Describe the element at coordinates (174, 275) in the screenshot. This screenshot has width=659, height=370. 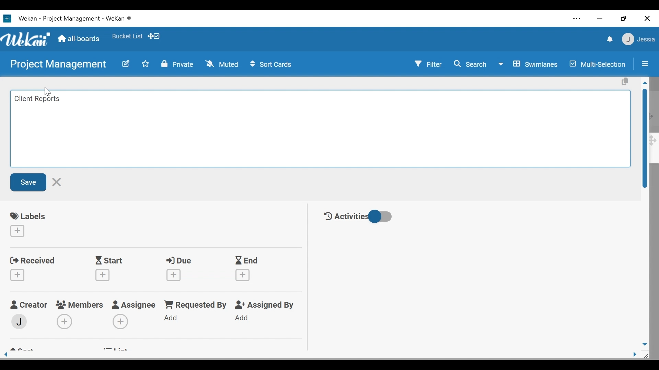
I see `Create due date ` at that location.